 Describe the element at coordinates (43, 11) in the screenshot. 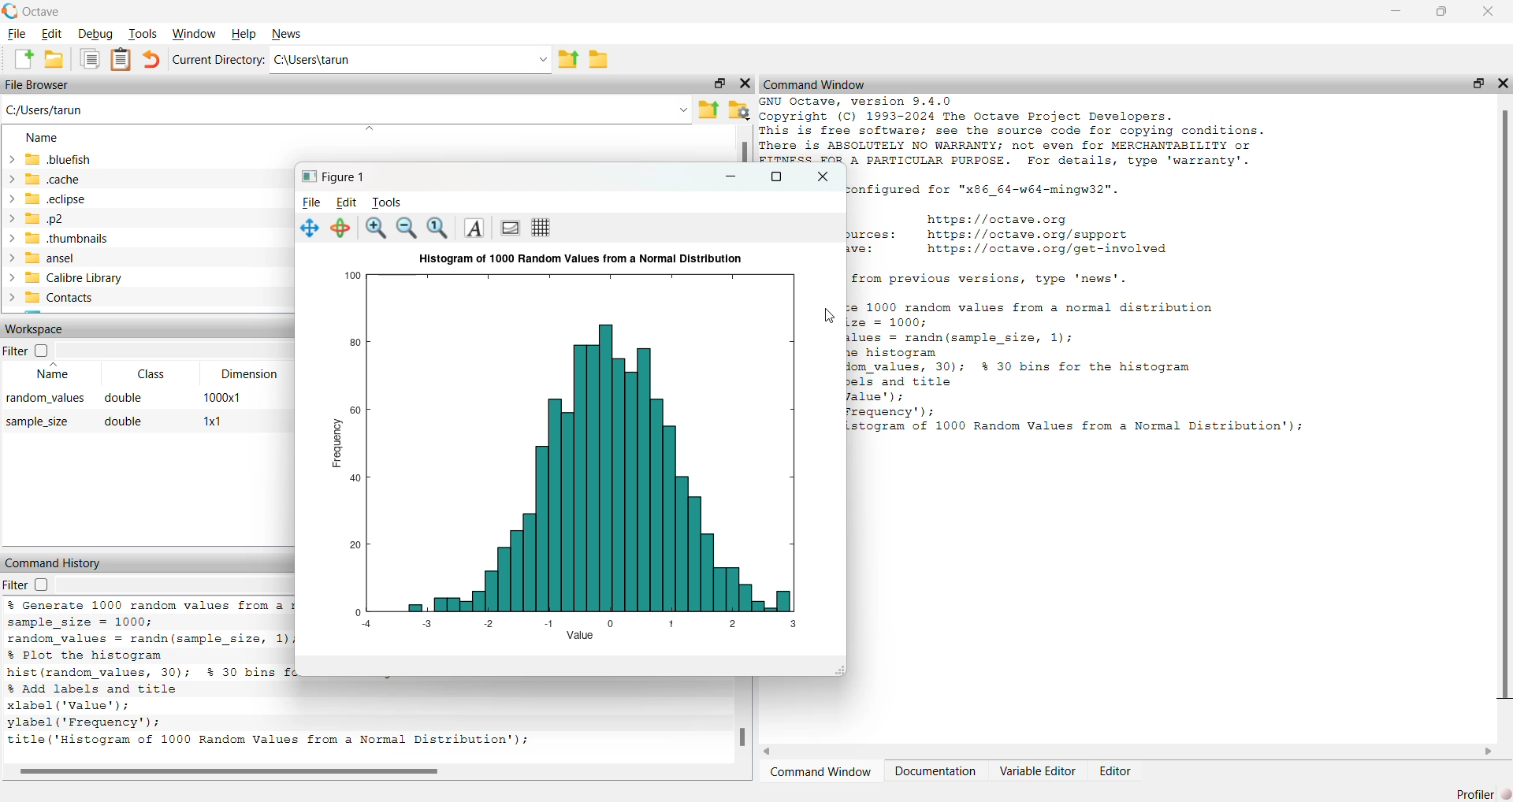

I see `Octave` at that location.